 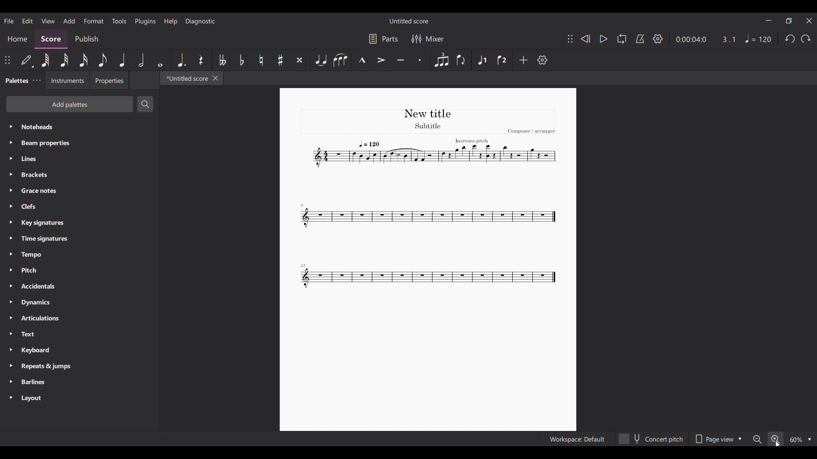 I want to click on Home section, so click(x=17, y=39).